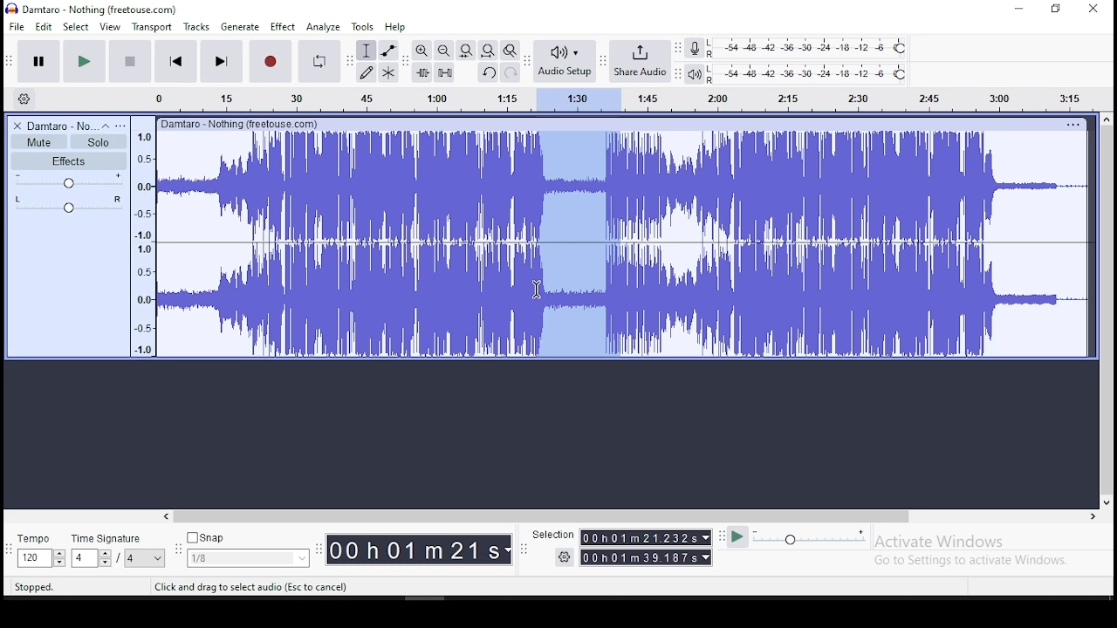 Image resolution: width=1117 pixels, height=628 pixels. What do you see at coordinates (248, 538) in the screenshot?
I see `Snap` at bounding box center [248, 538].